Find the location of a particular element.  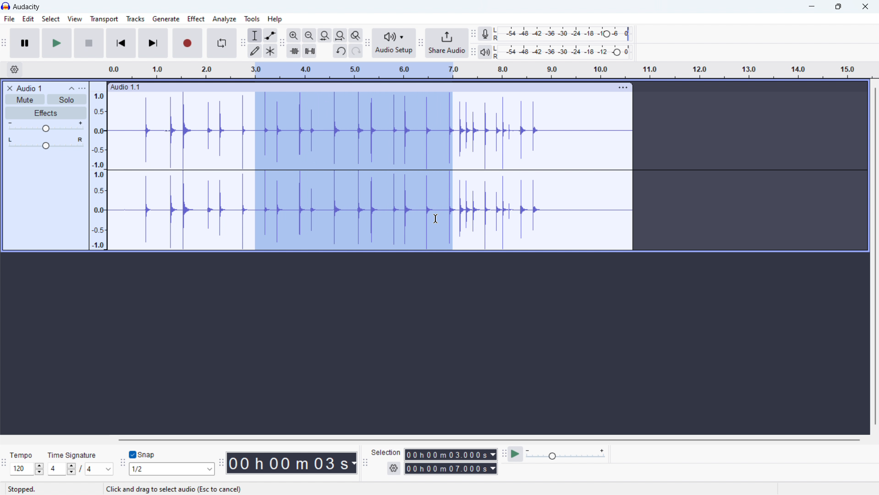

edit toolbar is located at coordinates (283, 44).